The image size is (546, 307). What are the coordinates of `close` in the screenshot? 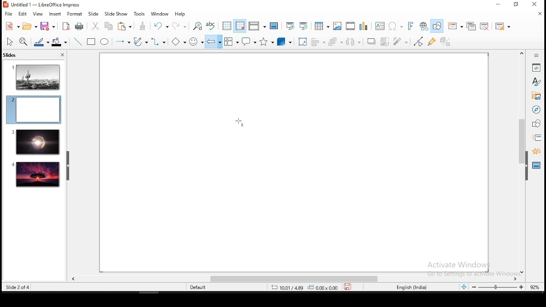 It's located at (538, 14).